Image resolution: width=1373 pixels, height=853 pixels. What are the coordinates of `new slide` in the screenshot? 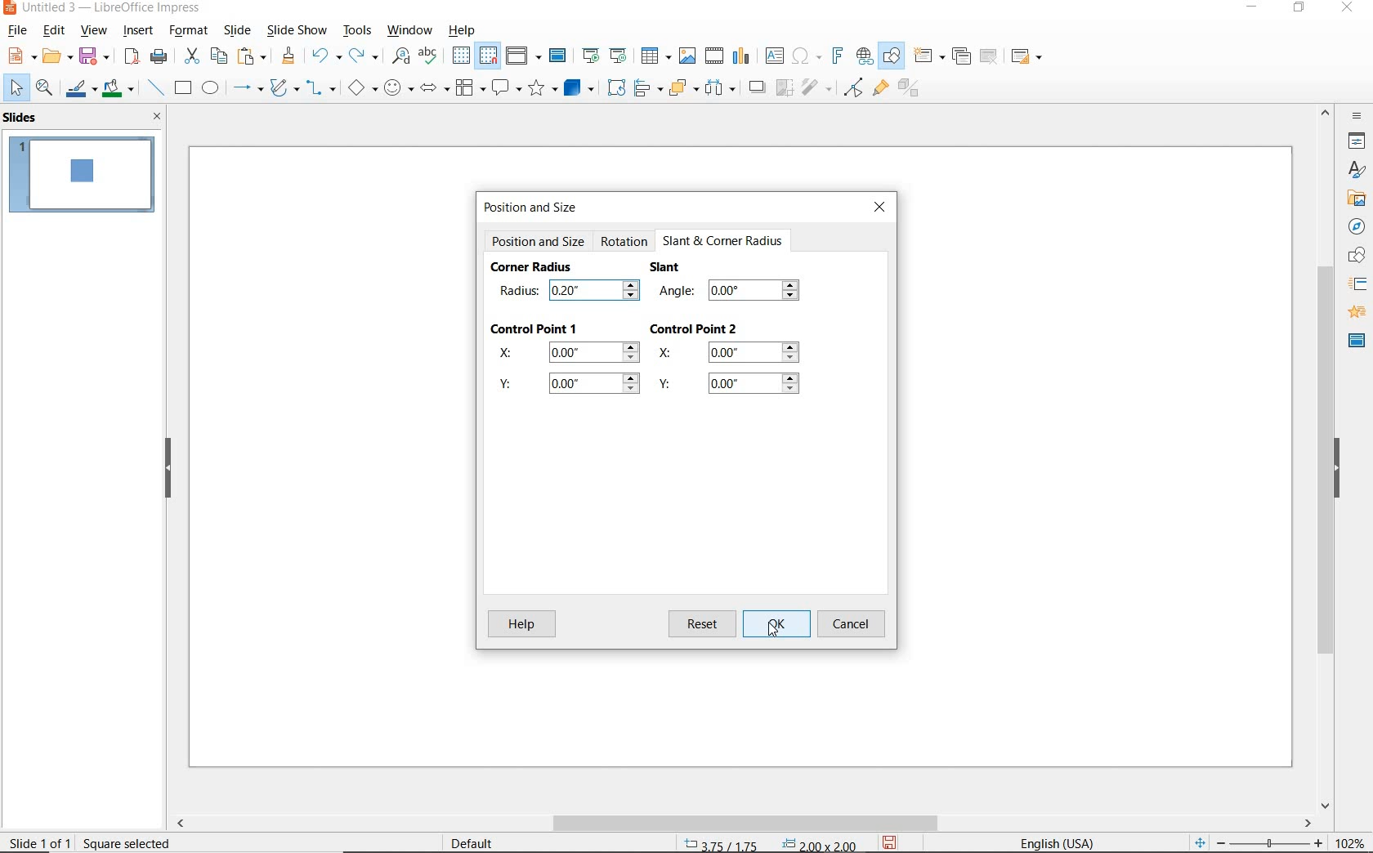 It's located at (929, 59).